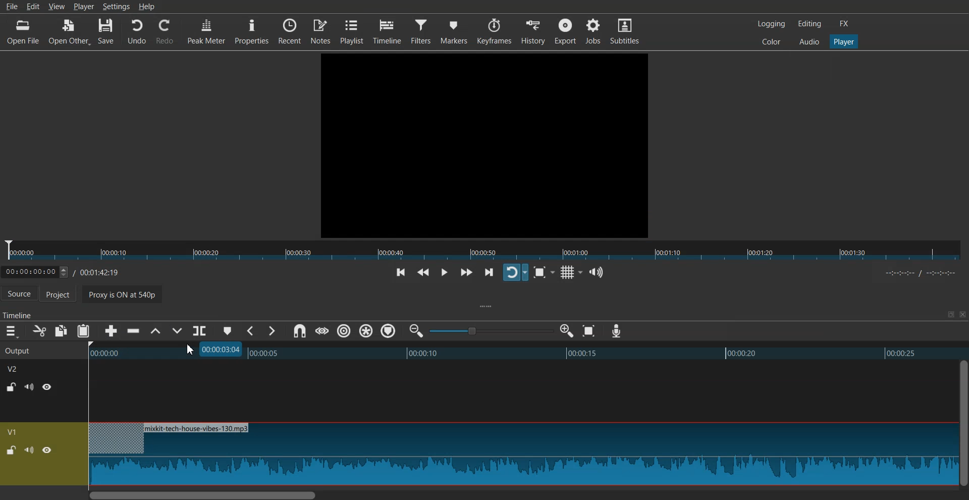 This screenshot has width=969, height=500. What do you see at coordinates (134, 331) in the screenshot?
I see `Ripple delete` at bounding box center [134, 331].